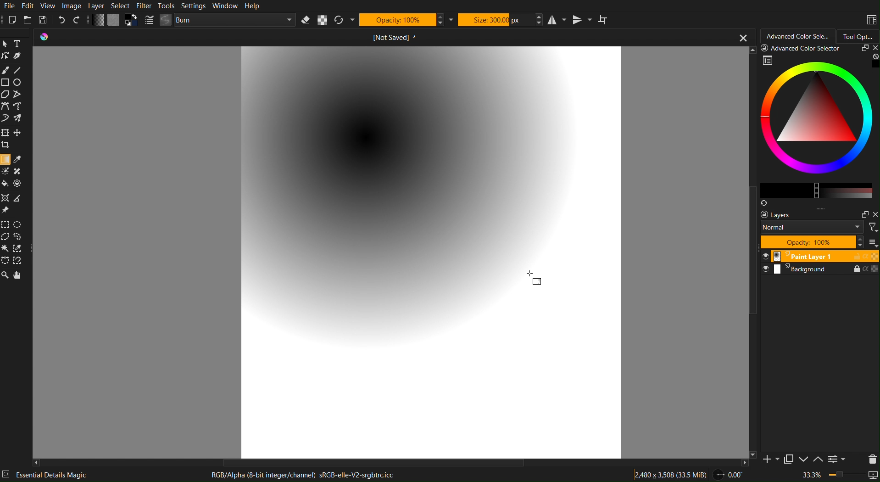 This screenshot has width=880, height=482. What do you see at coordinates (7, 474) in the screenshot?
I see `details` at bounding box center [7, 474].